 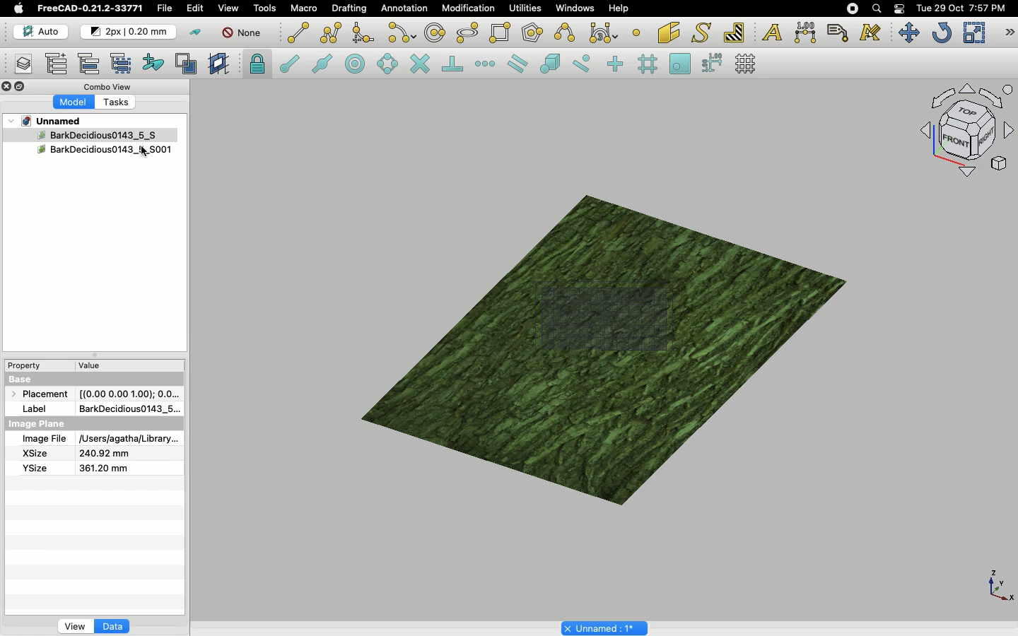 I want to click on Circle, so click(x=435, y=35).